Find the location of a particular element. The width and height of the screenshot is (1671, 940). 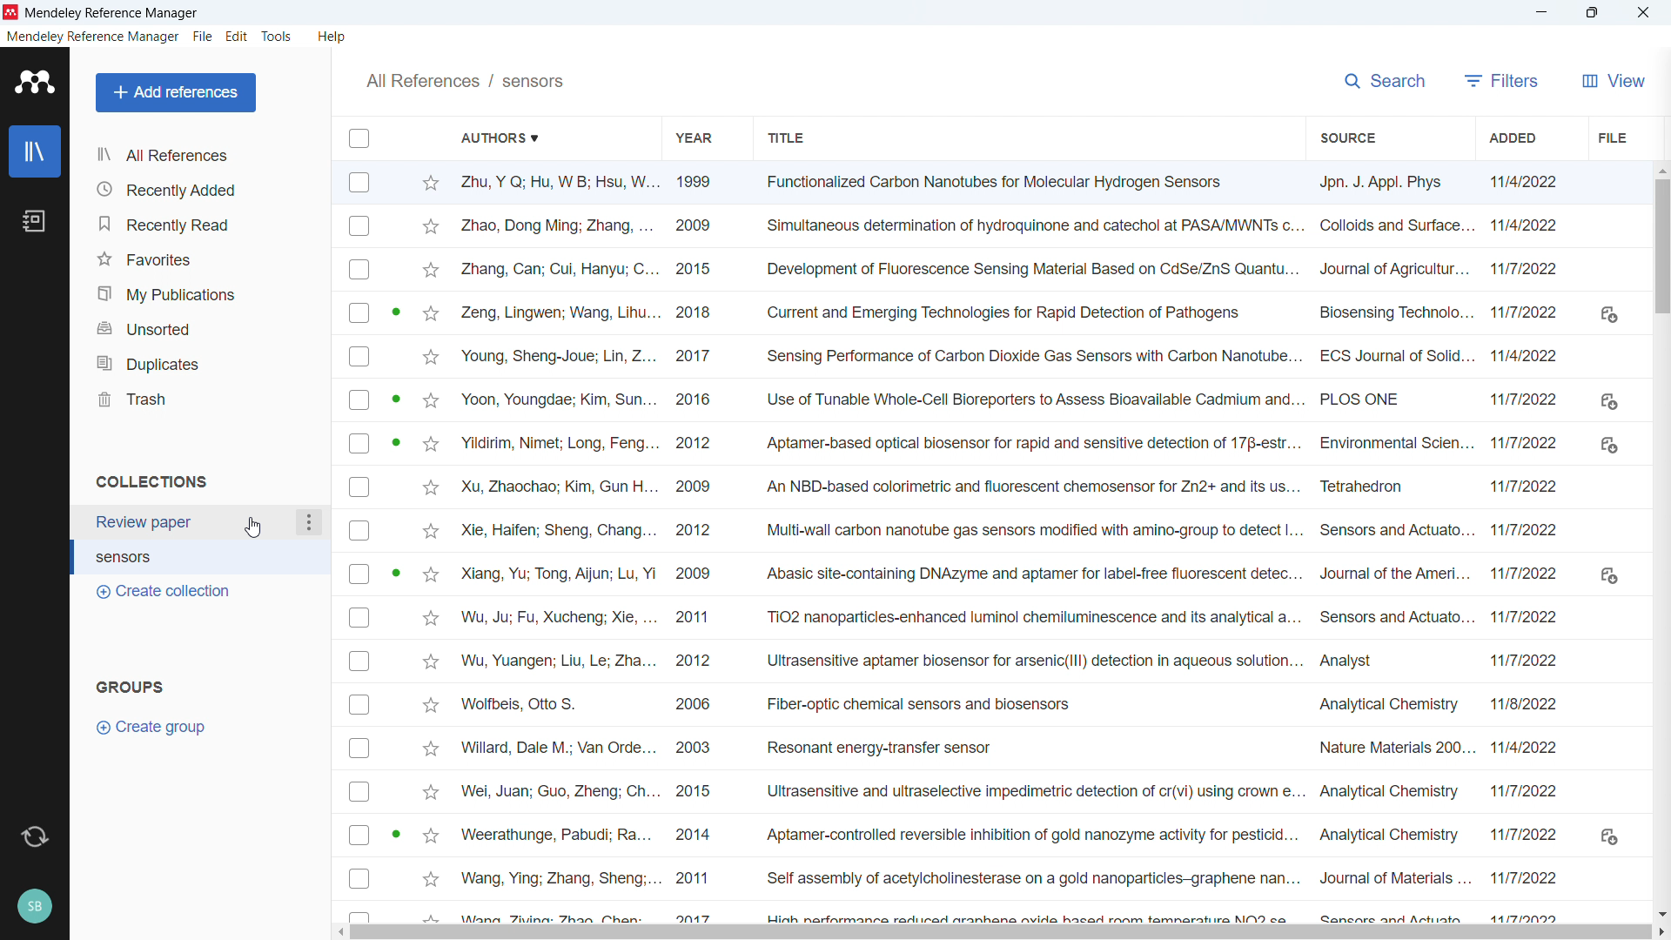

Sort by title  is located at coordinates (787, 138).